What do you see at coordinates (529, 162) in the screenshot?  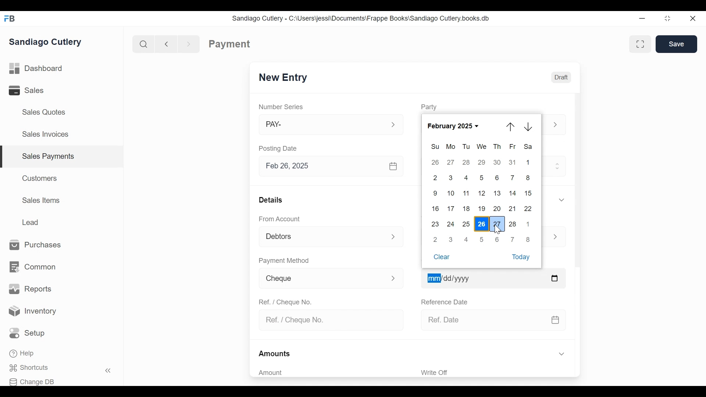 I see `1` at bounding box center [529, 162].